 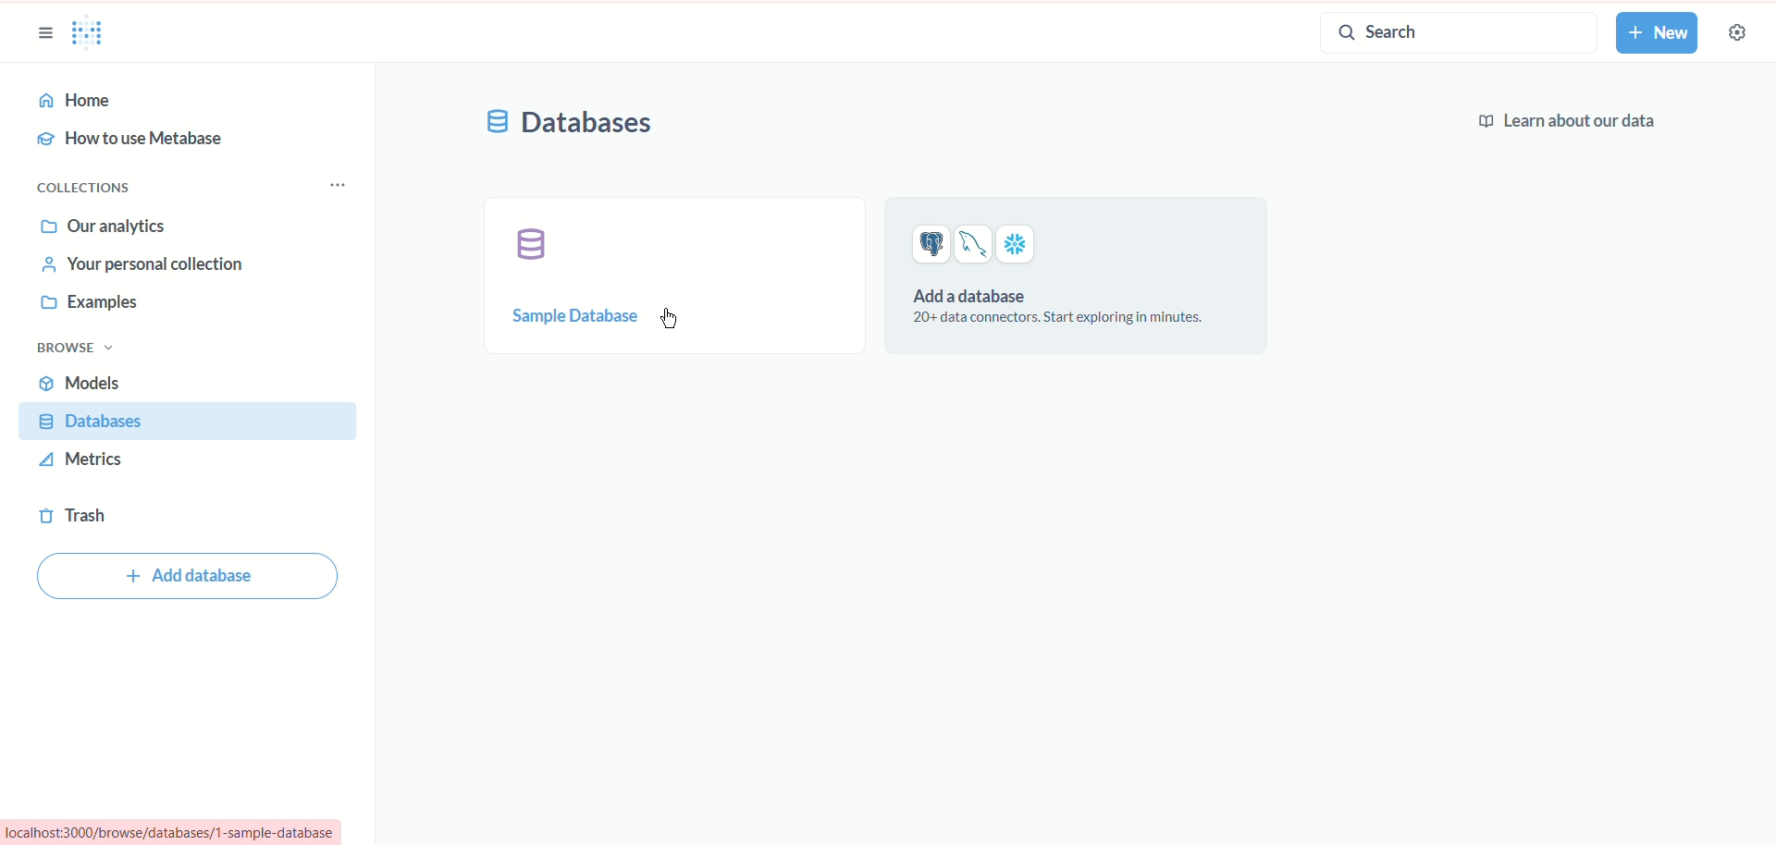 What do you see at coordinates (1740, 33) in the screenshot?
I see `settings` at bounding box center [1740, 33].